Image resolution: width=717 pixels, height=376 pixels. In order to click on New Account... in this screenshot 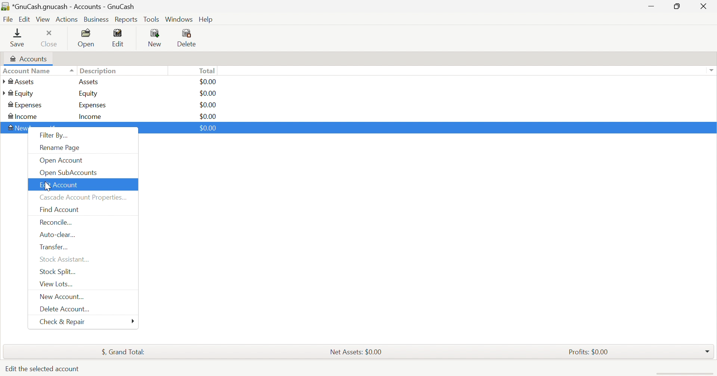, I will do `click(62, 296)`.